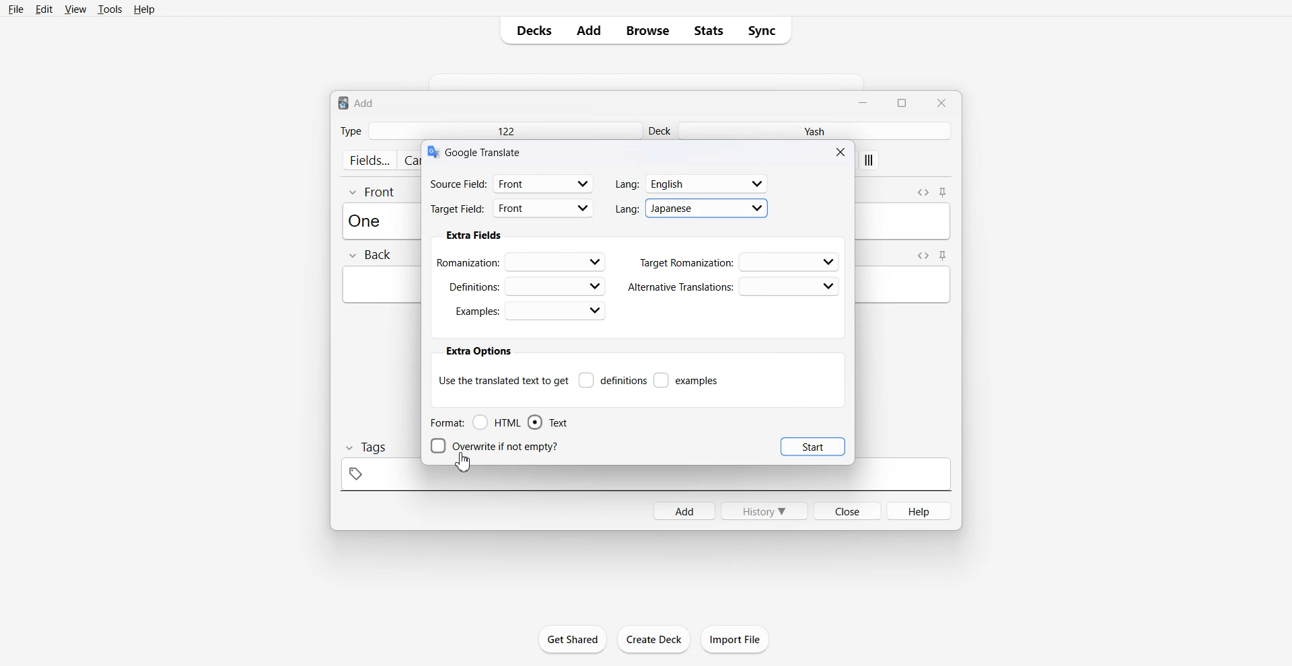  I want to click on Front, so click(373, 191).